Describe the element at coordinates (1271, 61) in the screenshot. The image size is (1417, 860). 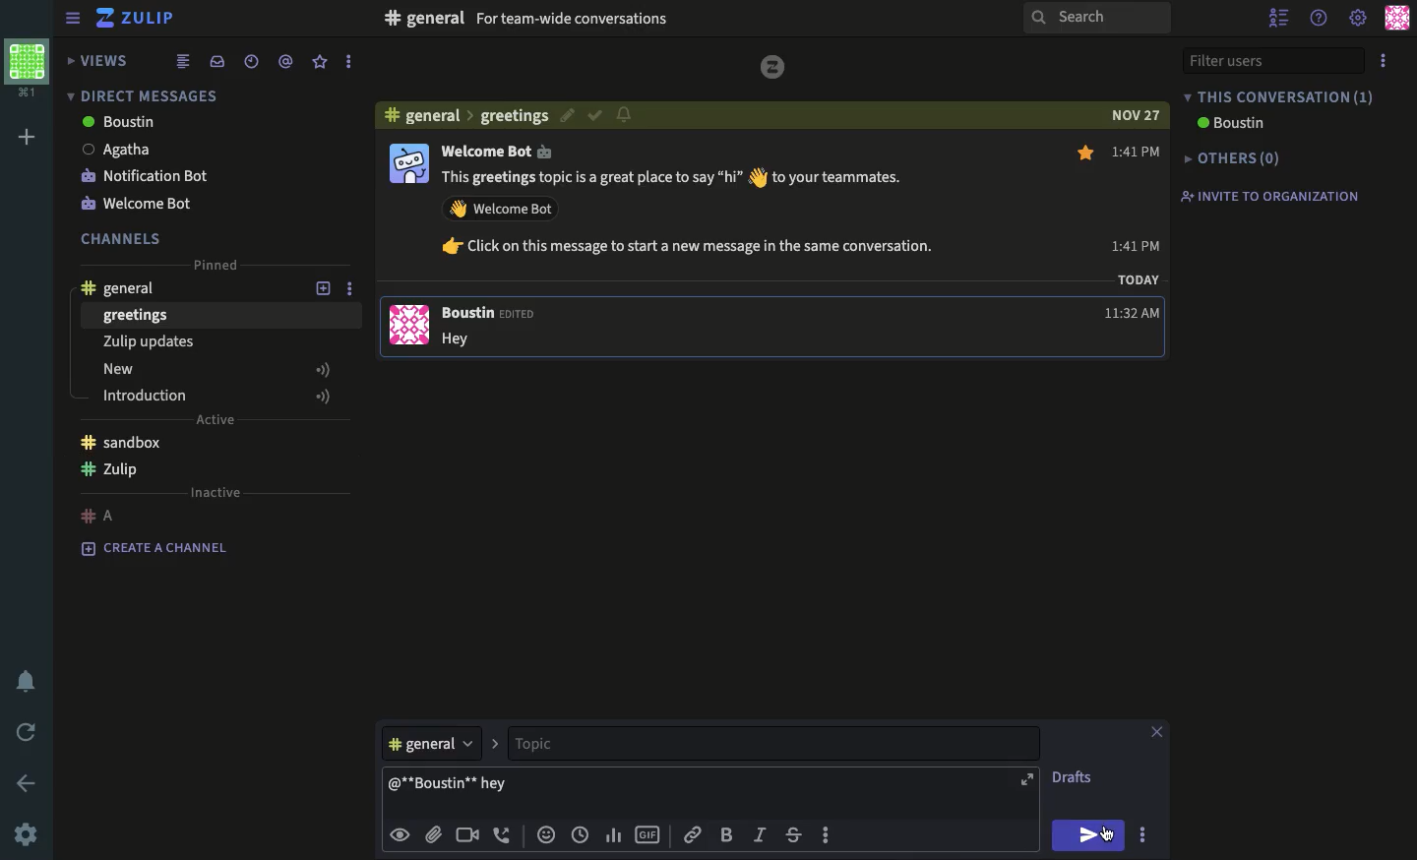
I see `filter users` at that location.